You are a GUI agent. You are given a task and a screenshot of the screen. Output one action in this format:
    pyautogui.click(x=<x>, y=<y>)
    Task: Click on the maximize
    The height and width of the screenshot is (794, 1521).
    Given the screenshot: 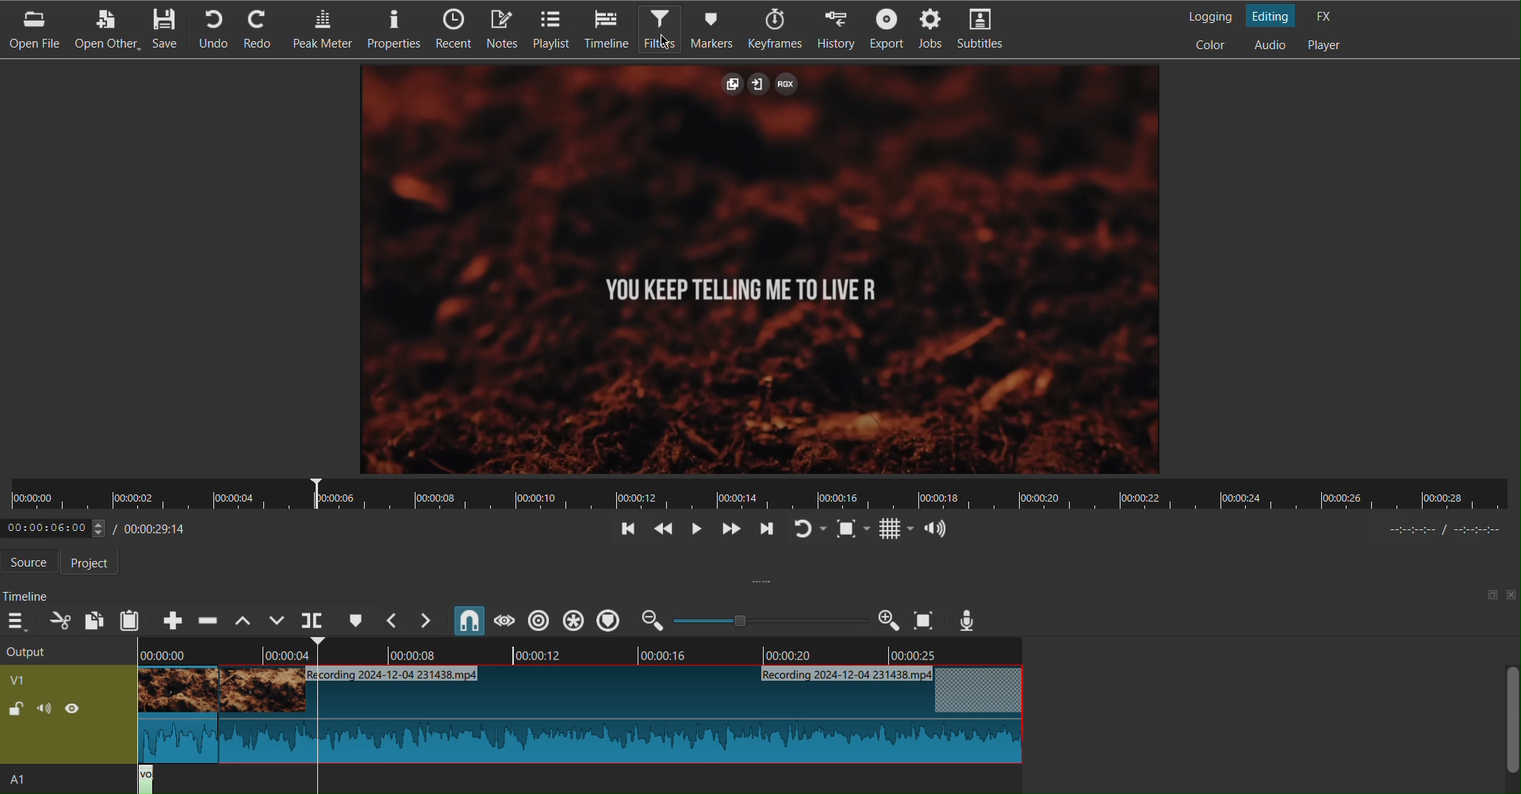 What is the action you would take?
    pyautogui.click(x=1485, y=594)
    